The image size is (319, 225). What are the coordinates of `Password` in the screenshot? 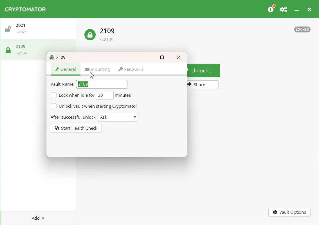 It's located at (130, 69).